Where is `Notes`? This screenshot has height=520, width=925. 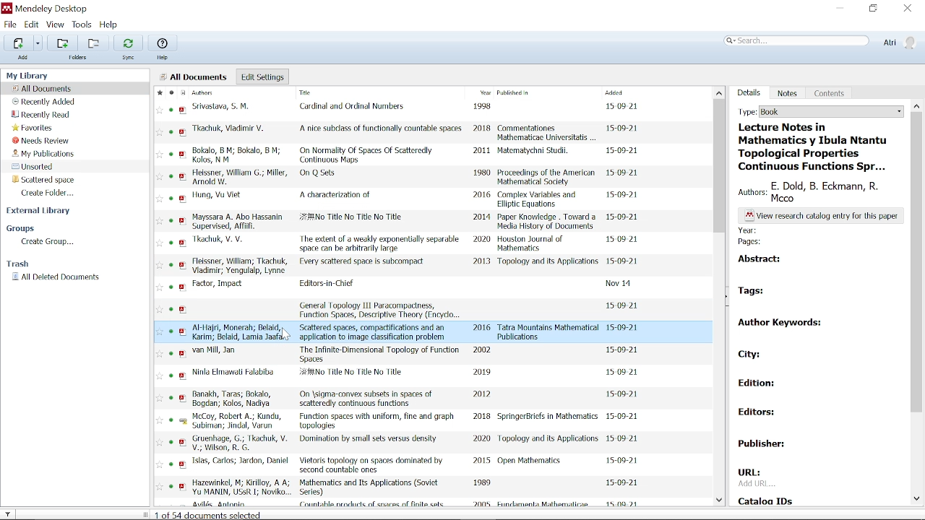 Notes is located at coordinates (788, 93).